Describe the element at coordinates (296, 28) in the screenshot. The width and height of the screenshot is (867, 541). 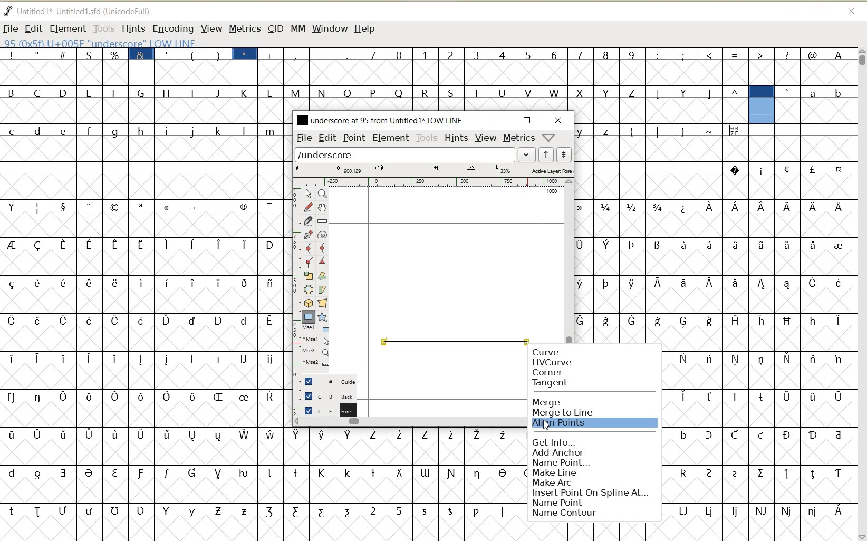
I see `MM` at that location.